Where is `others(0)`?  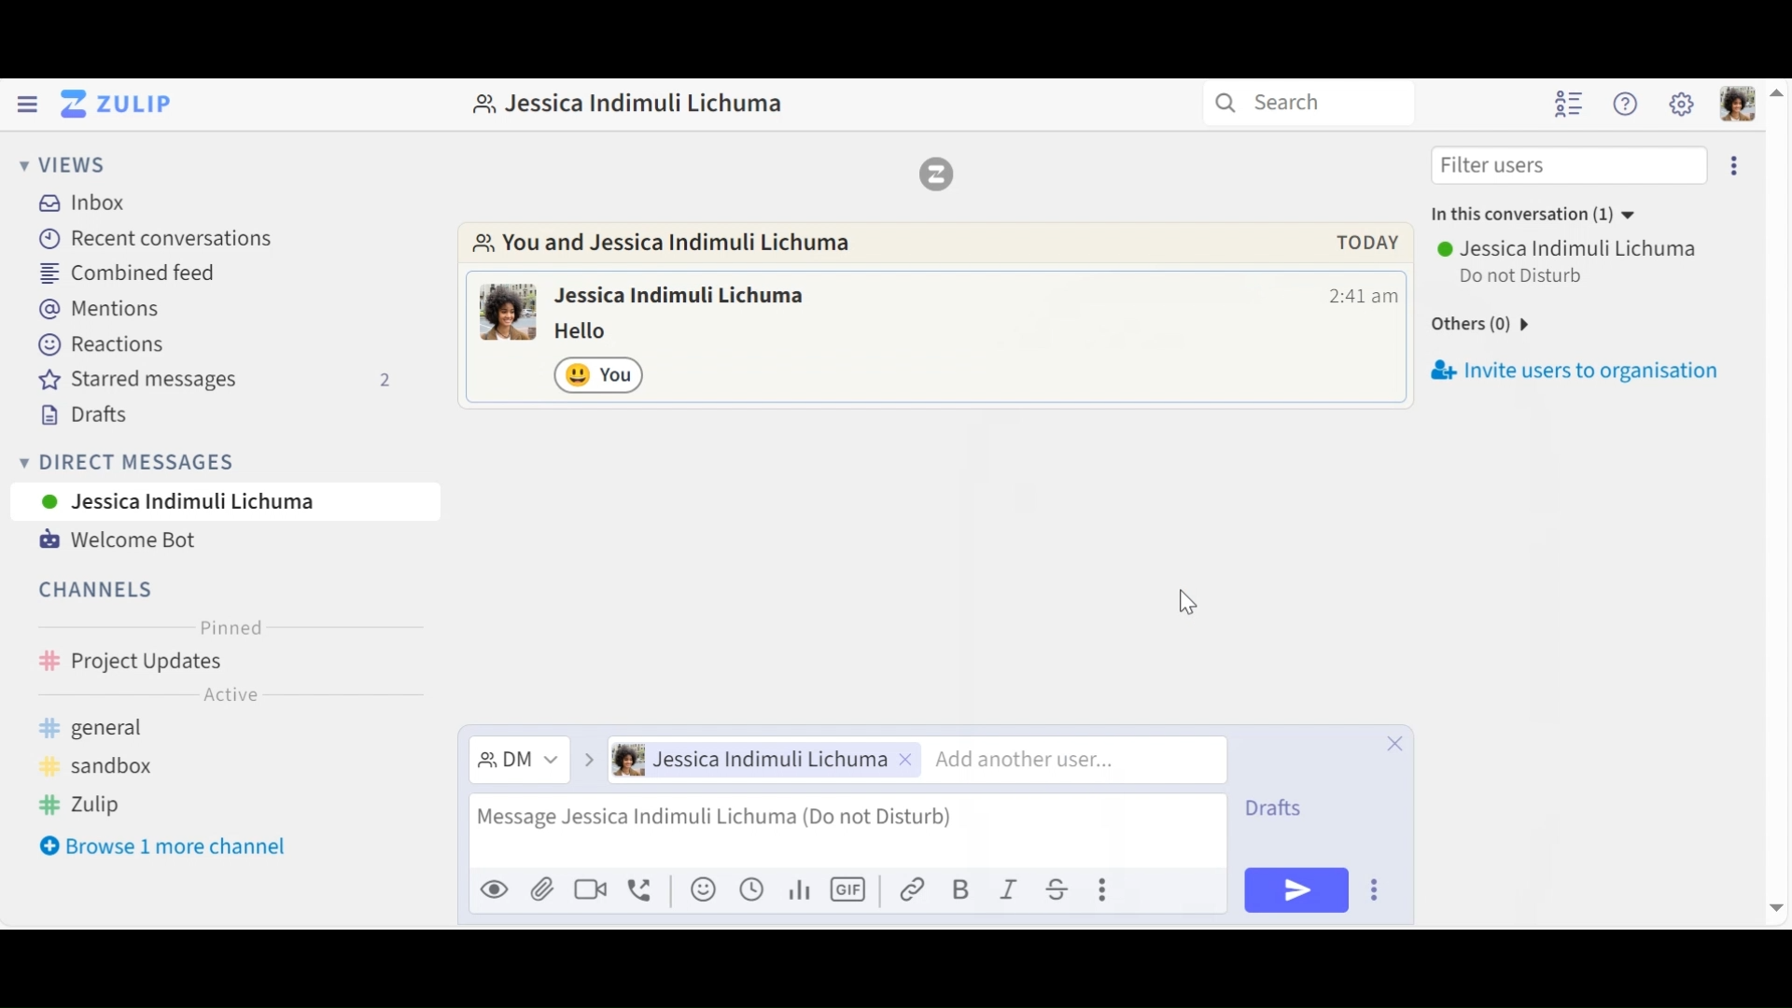
others(0) is located at coordinates (1477, 326).